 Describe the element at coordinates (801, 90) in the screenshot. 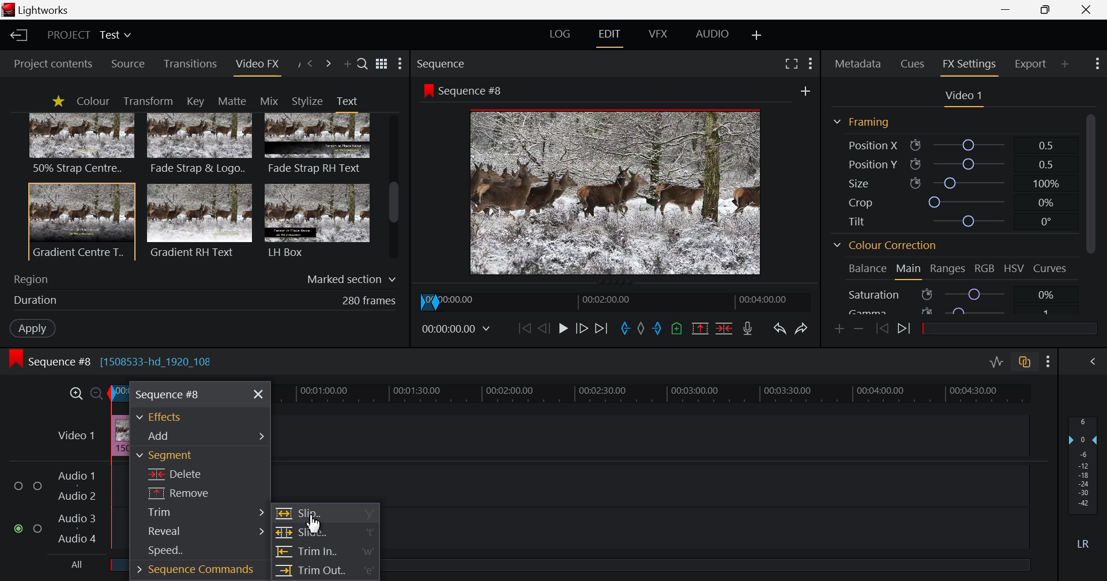

I see `Add` at that location.